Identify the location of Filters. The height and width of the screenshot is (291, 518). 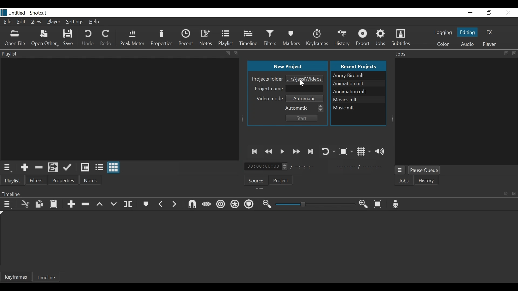
(36, 180).